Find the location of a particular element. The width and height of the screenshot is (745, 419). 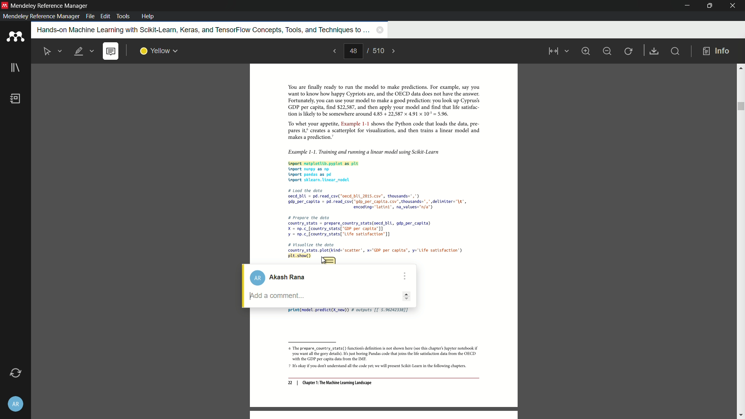

You are finally ready to run the model to make predictions. For example, say you
want to know how happy Cypriots are, and the OECD data does not have the answer.
Fortunately, you can use your model to make a good prediction: you look up Cyprus’
GDP per capita, find $22,587, and then apply your model and find that life satsfac-
tion is likely to be somewhere around 4.85 + 22,587 x 4.91 x 10° = 5.96.

“To whet your appetite, Example 1-1 shows the Python code that loads the data, pre
pares it creates a scatterplot for visualization, and then trains a linear model and
‘makes a prediction.” is located at coordinates (379, 113).